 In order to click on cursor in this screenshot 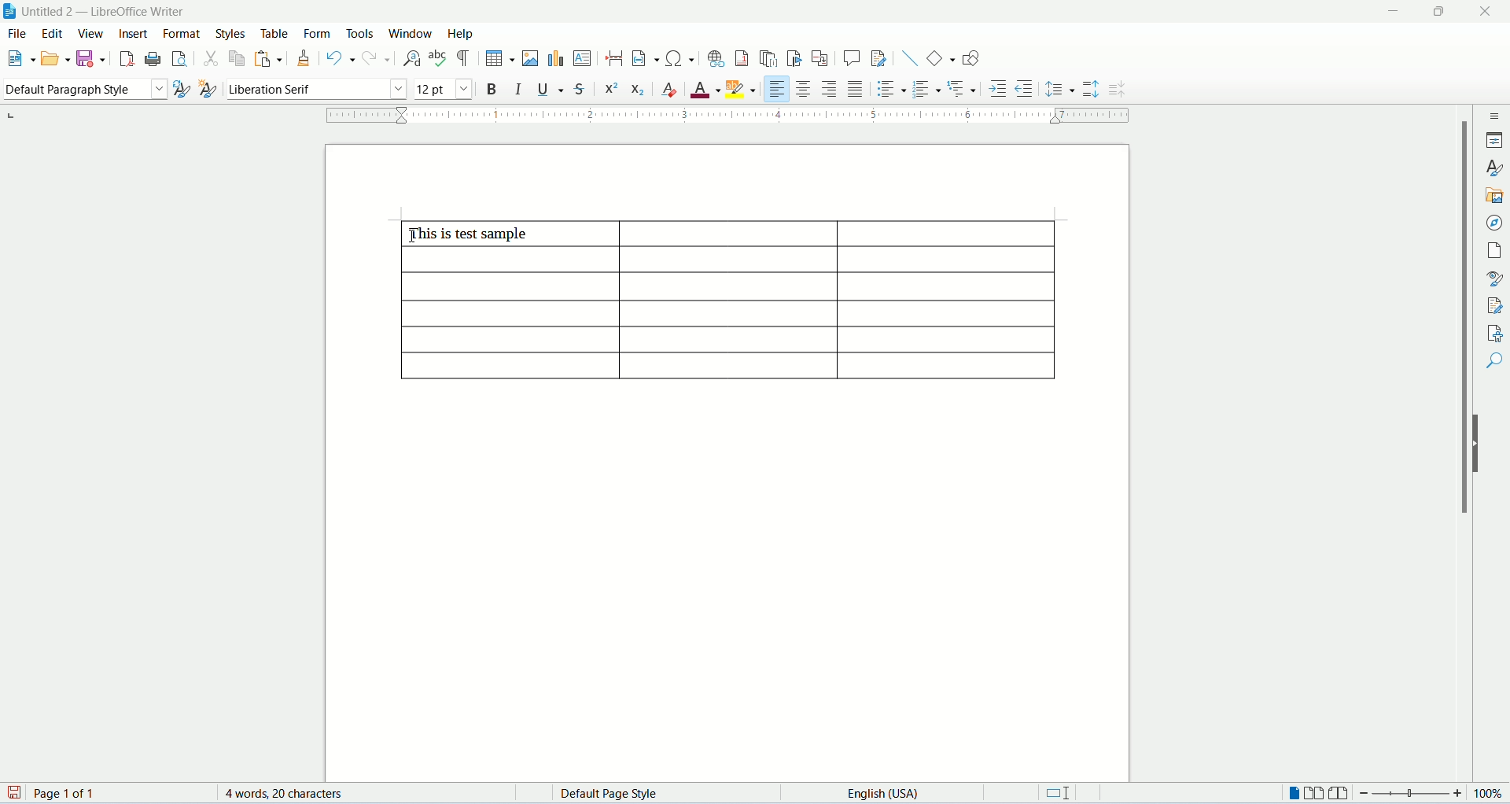, I will do `click(412, 231)`.